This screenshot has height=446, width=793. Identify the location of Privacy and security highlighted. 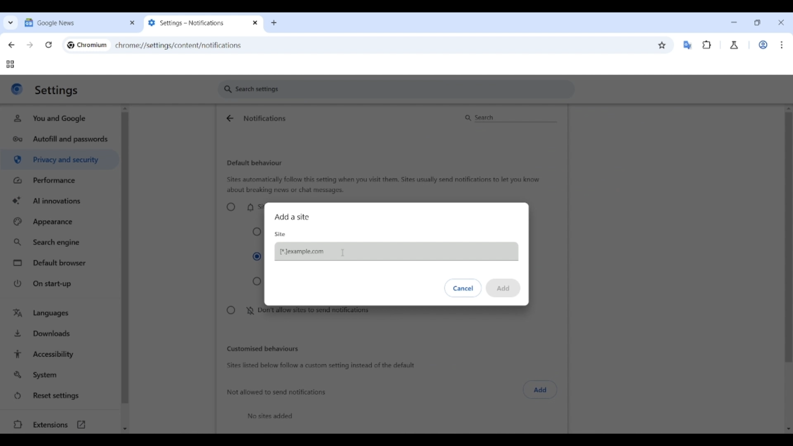
(59, 161).